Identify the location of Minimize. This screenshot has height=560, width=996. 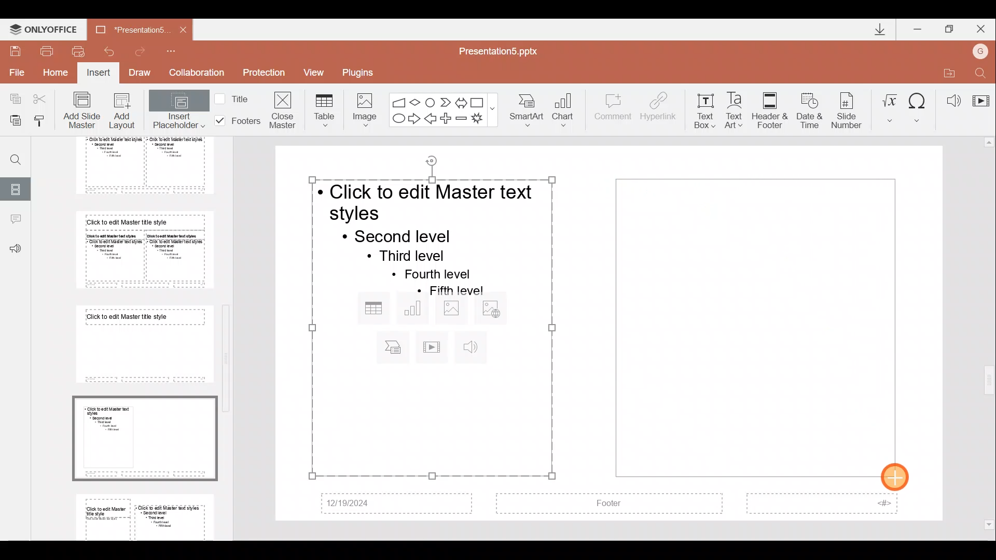
(918, 27).